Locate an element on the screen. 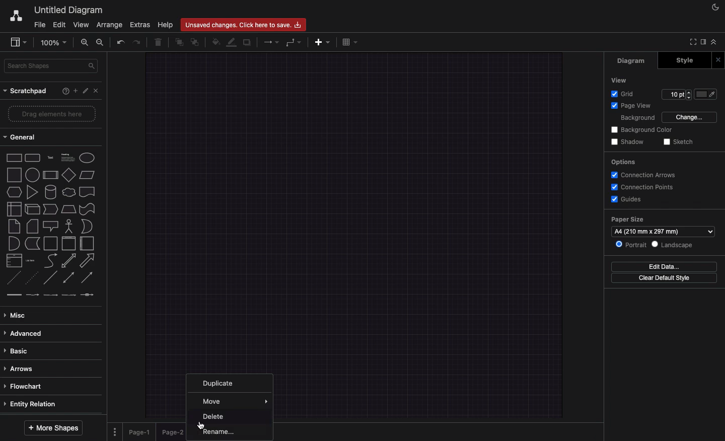 This screenshot has height=441, width=725. Size is located at coordinates (677, 95).